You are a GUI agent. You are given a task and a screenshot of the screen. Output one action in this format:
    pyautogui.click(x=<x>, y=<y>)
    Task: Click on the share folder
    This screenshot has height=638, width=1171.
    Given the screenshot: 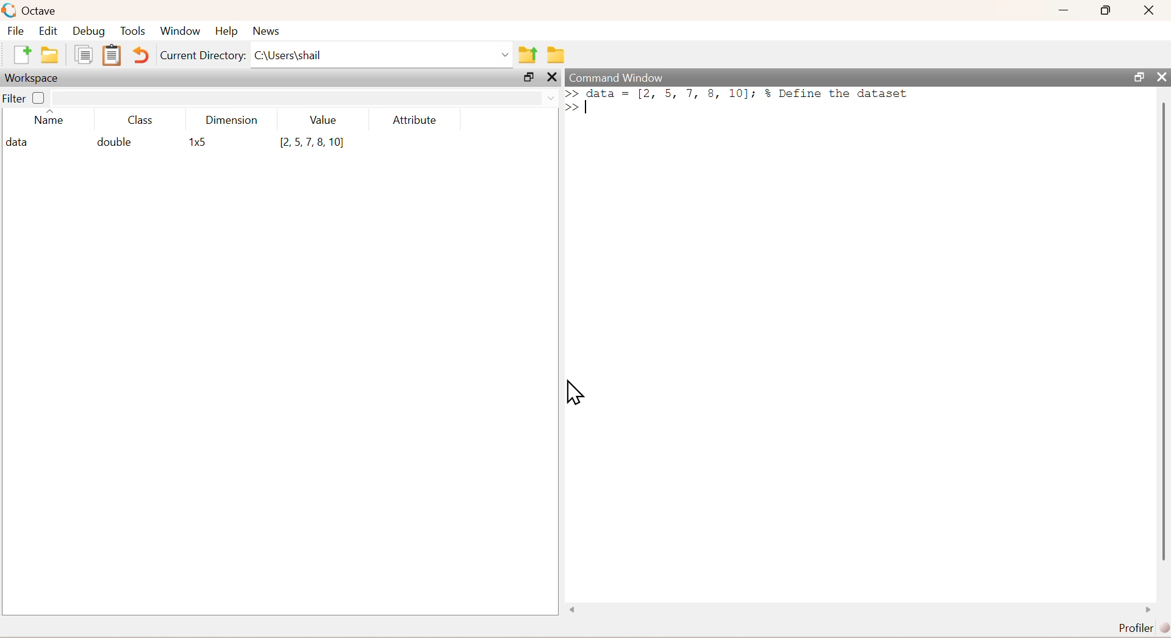 What is the action you would take?
    pyautogui.click(x=528, y=55)
    